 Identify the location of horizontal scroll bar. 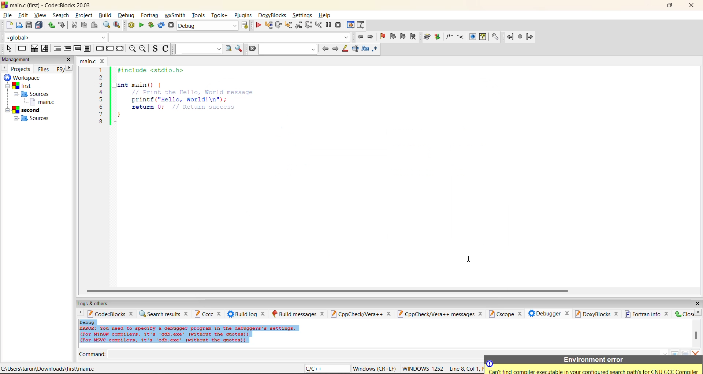
(327, 291).